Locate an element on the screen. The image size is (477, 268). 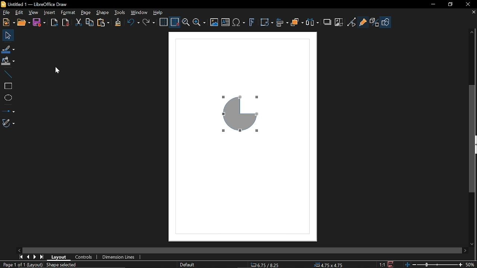
Last page is located at coordinates (43, 256).